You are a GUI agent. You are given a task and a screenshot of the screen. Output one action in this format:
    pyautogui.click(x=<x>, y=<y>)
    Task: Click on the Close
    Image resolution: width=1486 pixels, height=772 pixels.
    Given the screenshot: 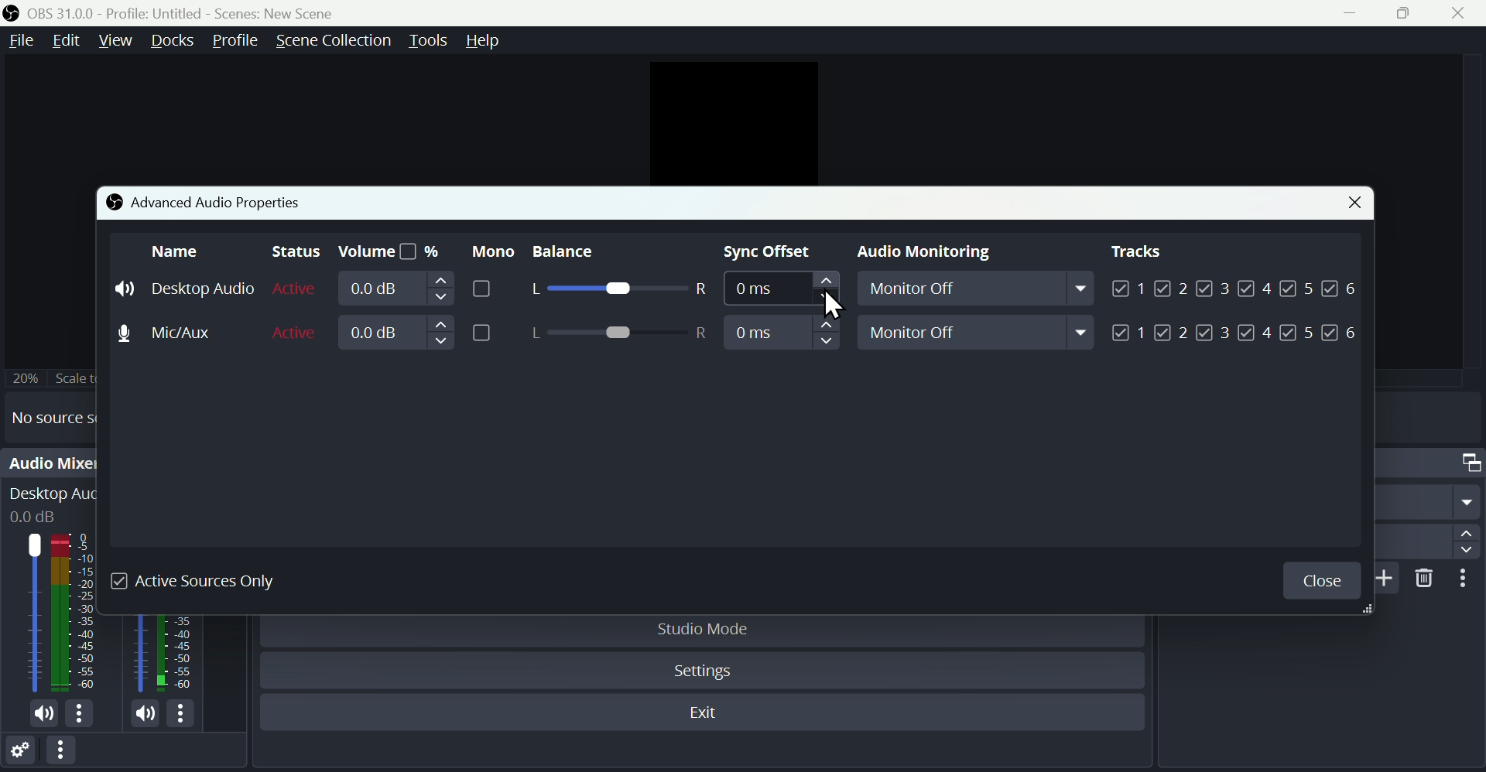 What is the action you would take?
    pyautogui.click(x=1321, y=581)
    